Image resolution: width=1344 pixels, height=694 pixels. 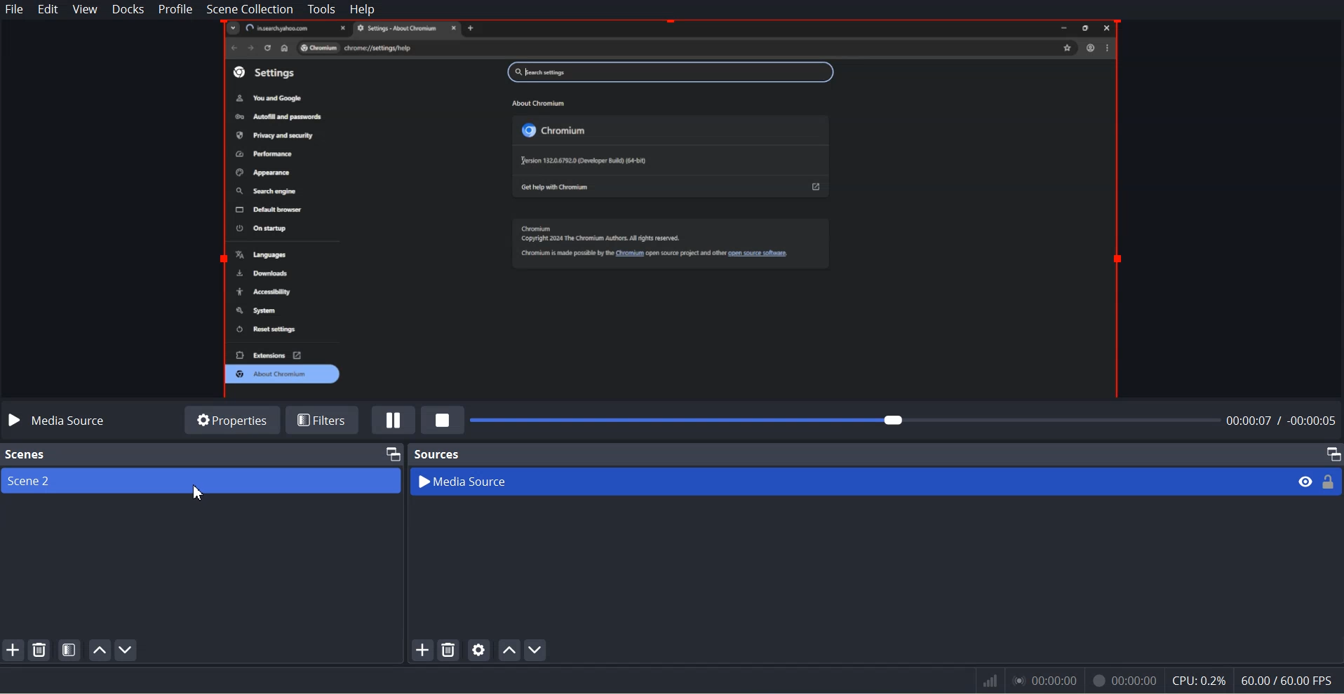 What do you see at coordinates (203, 496) in the screenshot?
I see `Cursor` at bounding box center [203, 496].